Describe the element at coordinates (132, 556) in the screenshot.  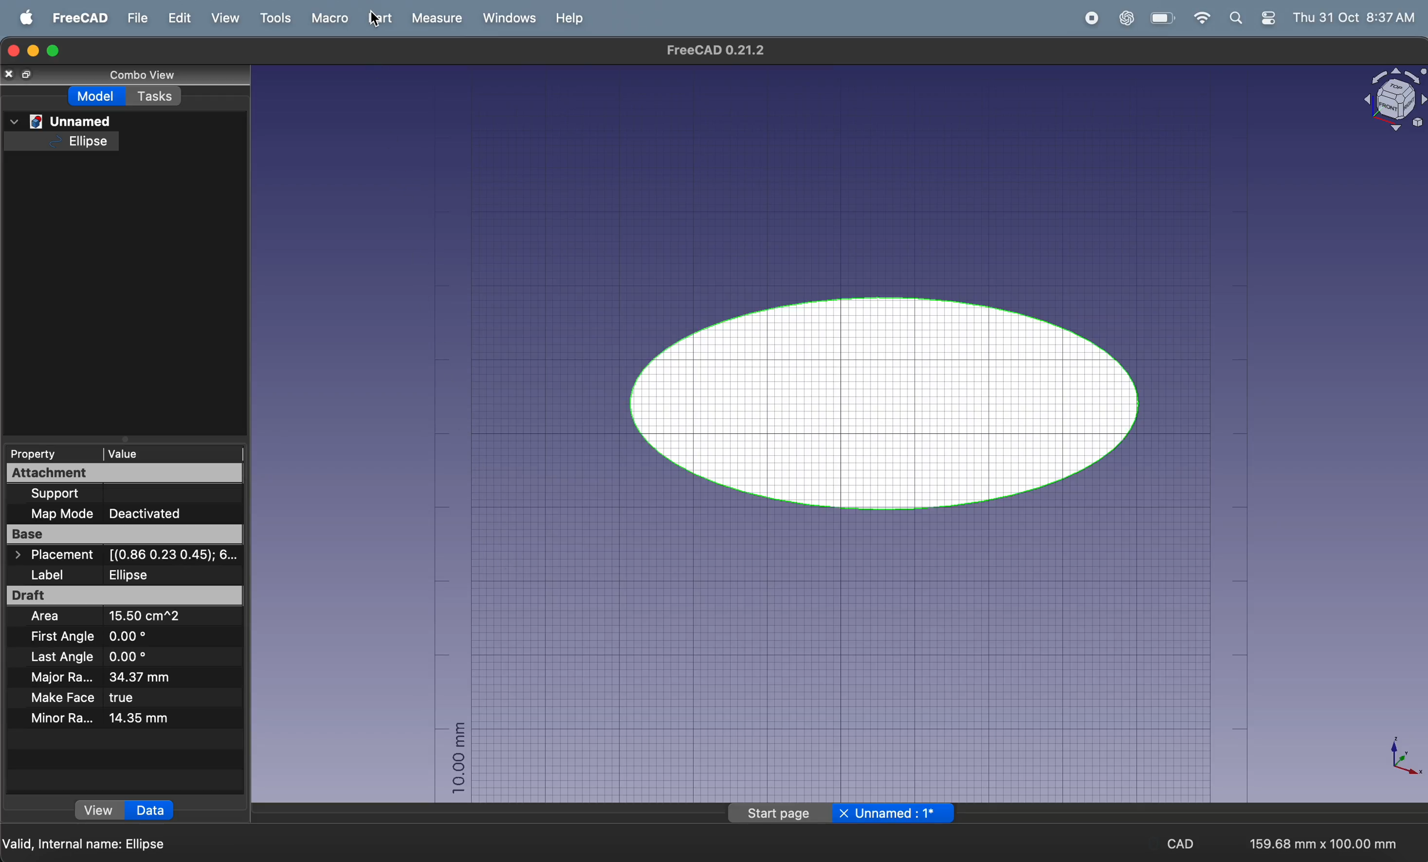
I see `placement` at that location.